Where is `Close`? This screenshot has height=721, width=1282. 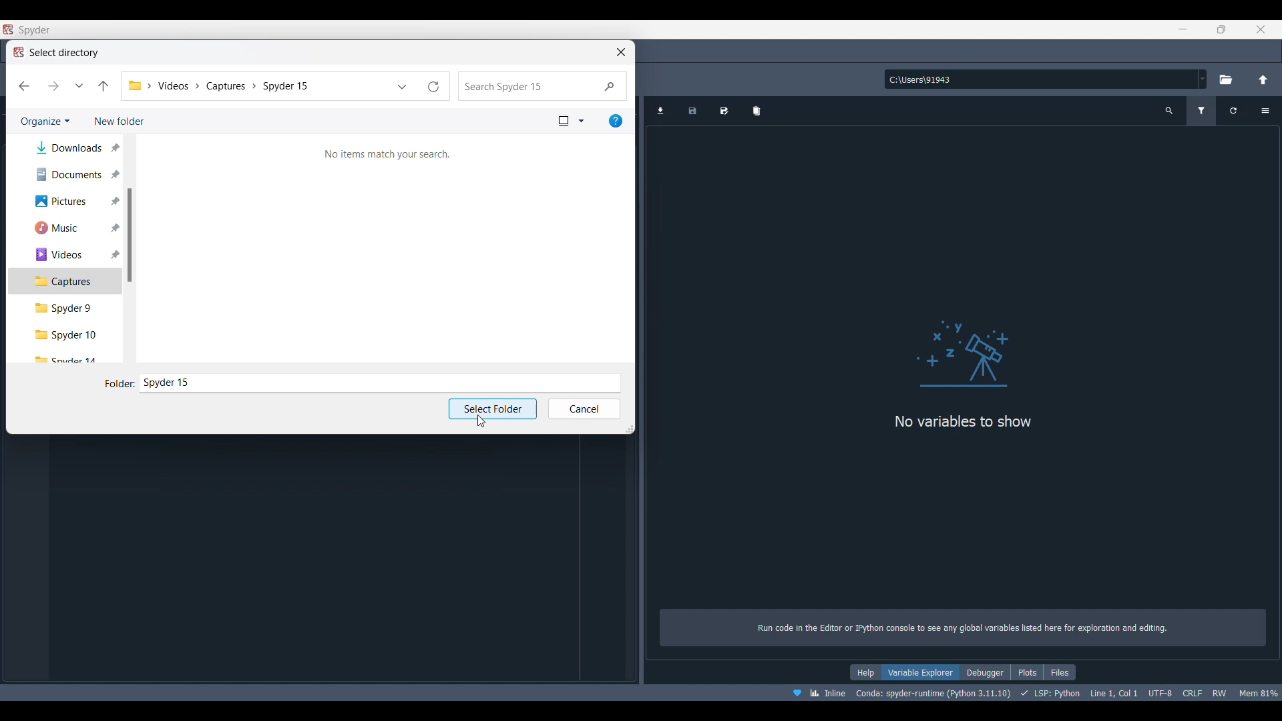 Close is located at coordinates (621, 52).